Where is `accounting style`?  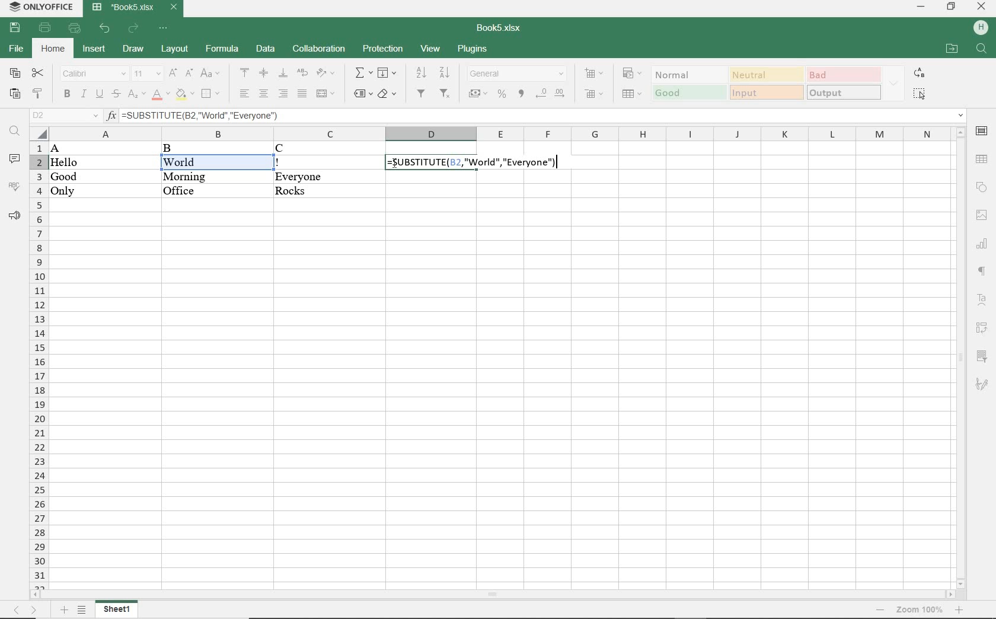 accounting style is located at coordinates (478, 95).